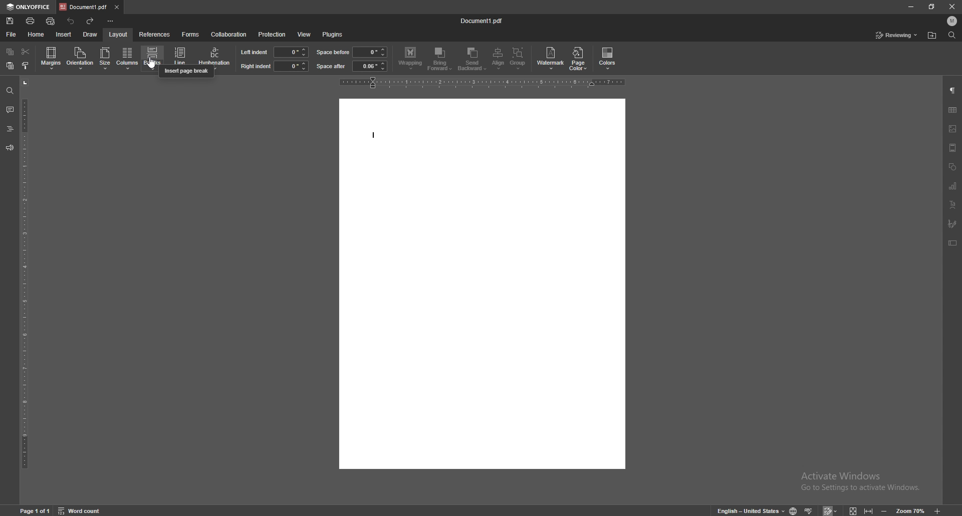  Describe the element at coordinates (214, 55) in the screenshot. I see `hyphenation` at that location.